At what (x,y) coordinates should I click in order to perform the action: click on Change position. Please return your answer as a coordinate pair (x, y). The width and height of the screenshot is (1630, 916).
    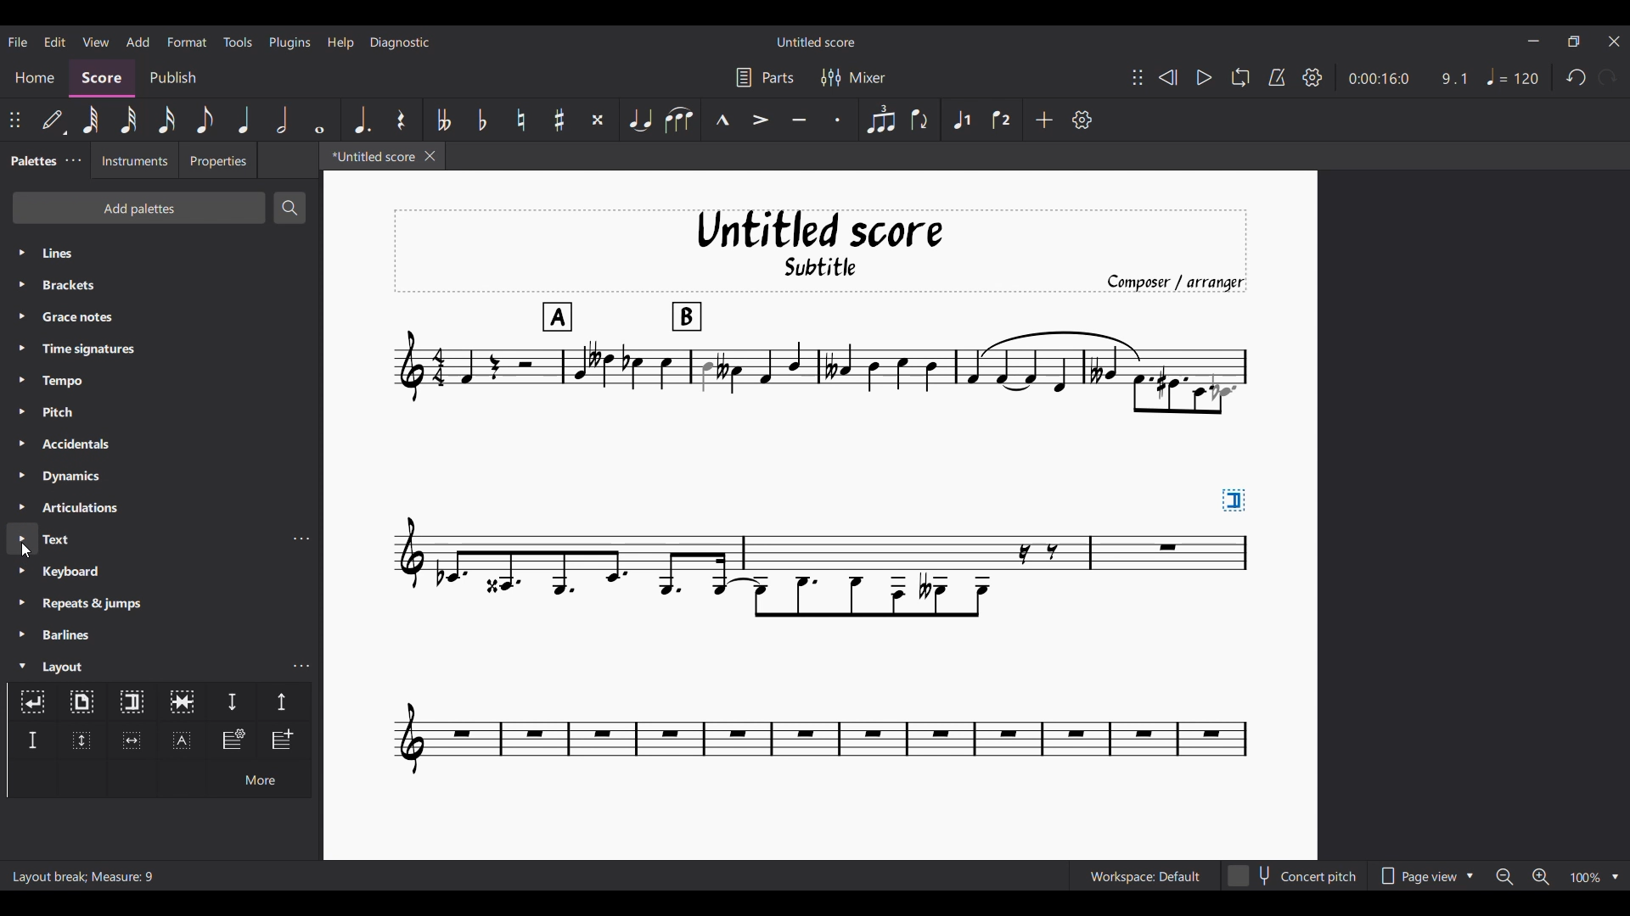
    Looking at the image, I should click on (14, 120).